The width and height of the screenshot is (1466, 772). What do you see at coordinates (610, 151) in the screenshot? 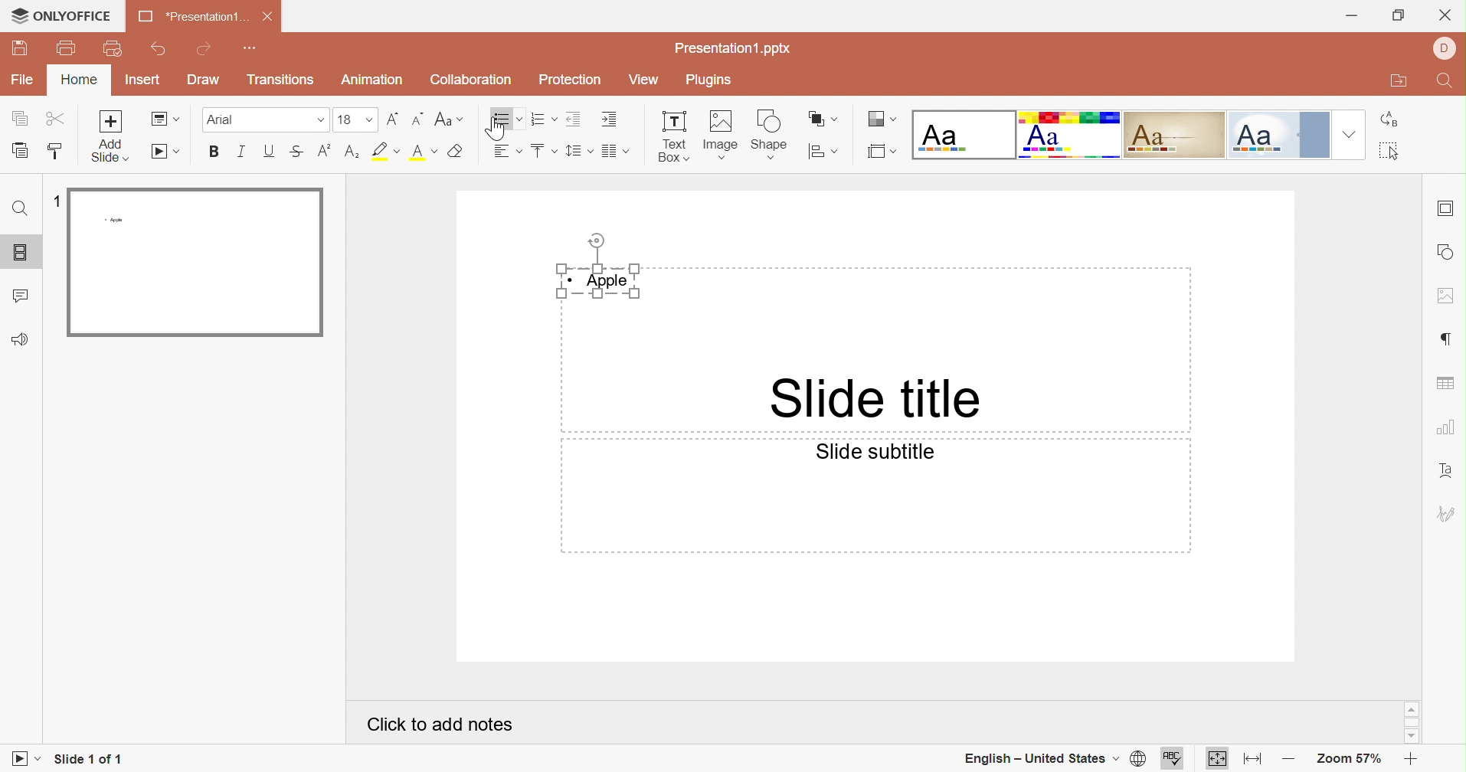
I see `Merge and center` at bounding box center [610, 151].